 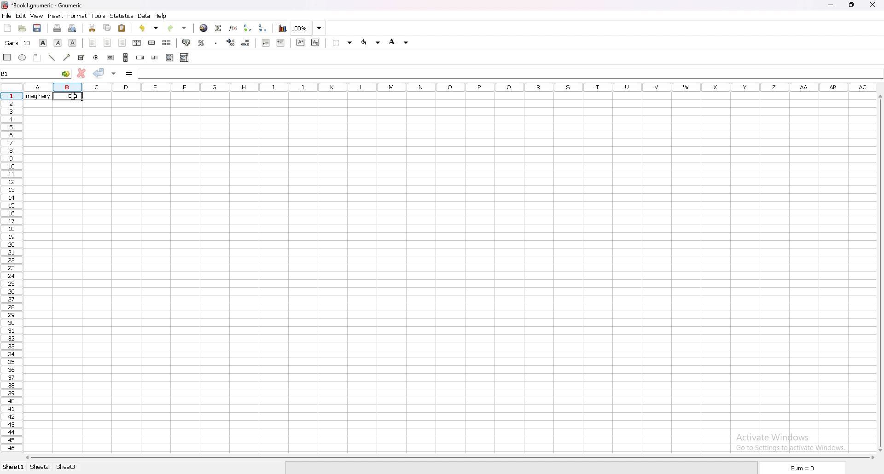 What do you see at coordinates (150, 28) in the screenshot?
I see `unod` at bounding box center [150, 28].